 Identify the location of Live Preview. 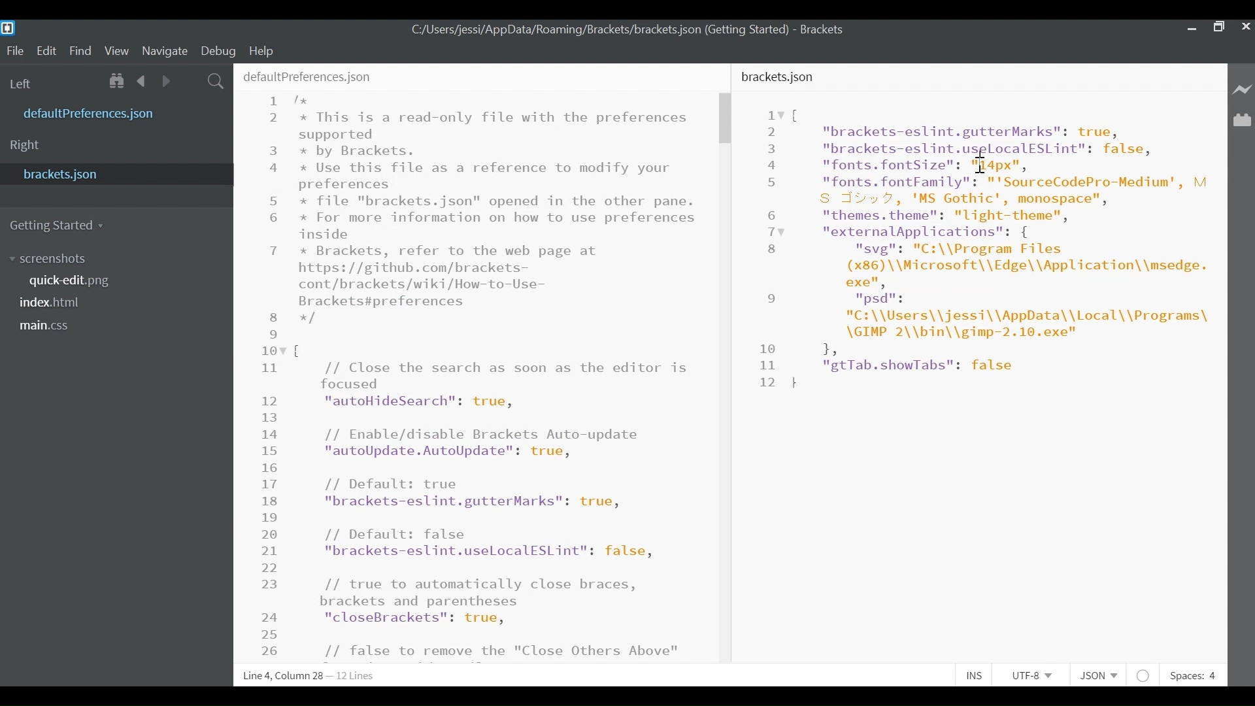
(1243, 90).